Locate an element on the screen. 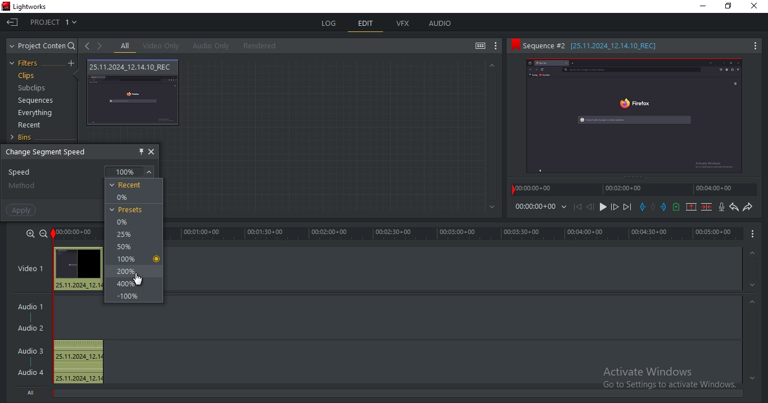 This screenshot has height=403, width=768.  is located at coordinates (100, 46).